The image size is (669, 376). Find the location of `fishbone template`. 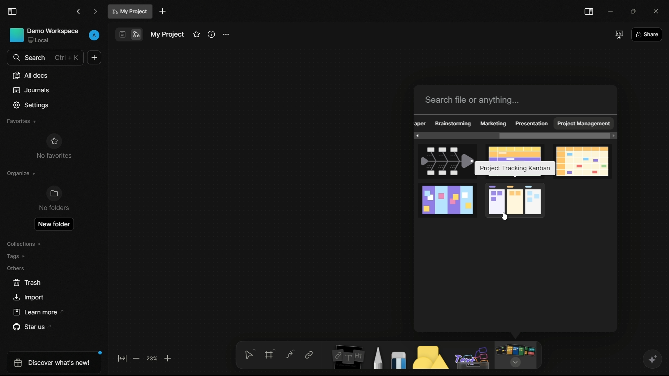

fishbone template is located at coordinates (446, 162).